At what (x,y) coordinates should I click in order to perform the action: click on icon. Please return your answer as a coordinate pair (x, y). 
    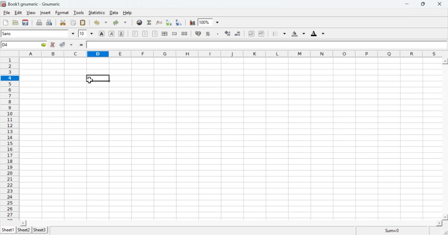
    Looking at the image, I should click on (3, 4).